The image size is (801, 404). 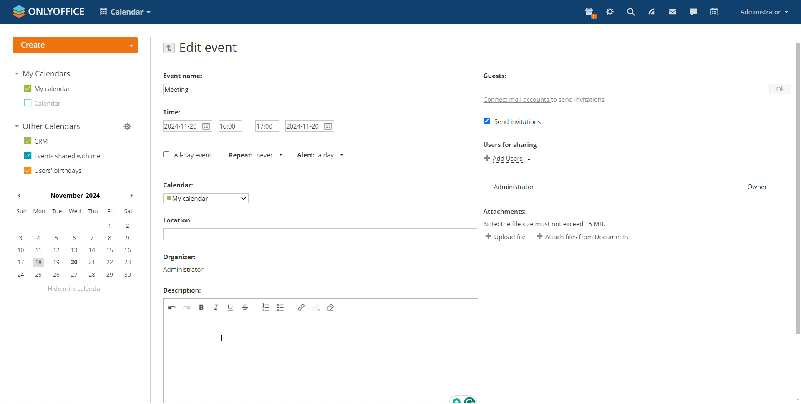 What do you see at coordinates (187, 155) in the screenshot?
I see `all-day event` at bounding box center [187, 155].